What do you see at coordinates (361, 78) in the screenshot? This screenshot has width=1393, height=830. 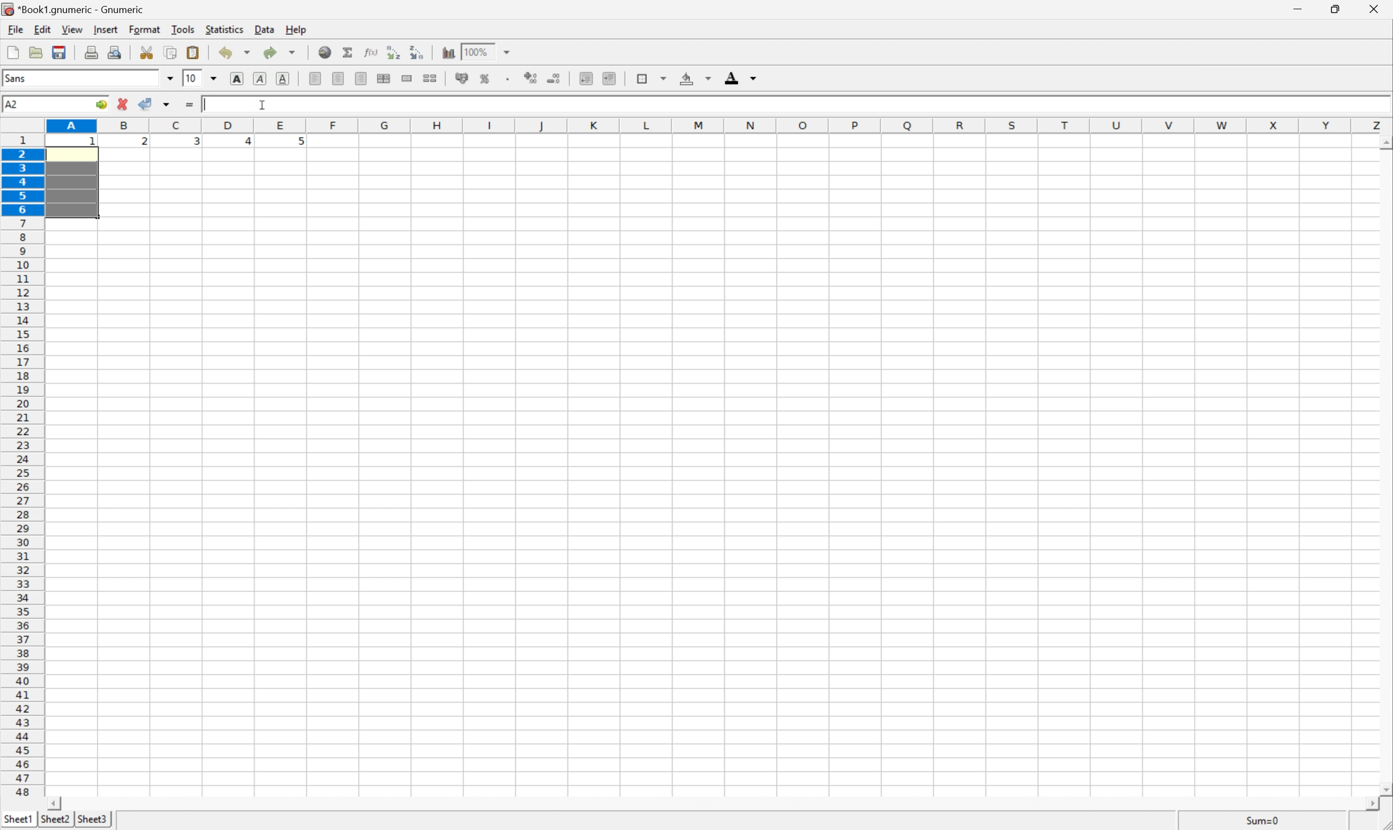 I see `align right` at bounding box center [361, 78].